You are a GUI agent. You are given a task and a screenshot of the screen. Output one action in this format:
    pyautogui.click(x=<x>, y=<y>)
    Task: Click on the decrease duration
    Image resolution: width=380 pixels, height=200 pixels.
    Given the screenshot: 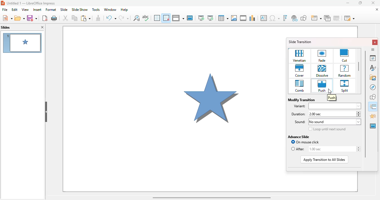 What is the action you would take?
    pyautogui.click(x=358, y=116)
    